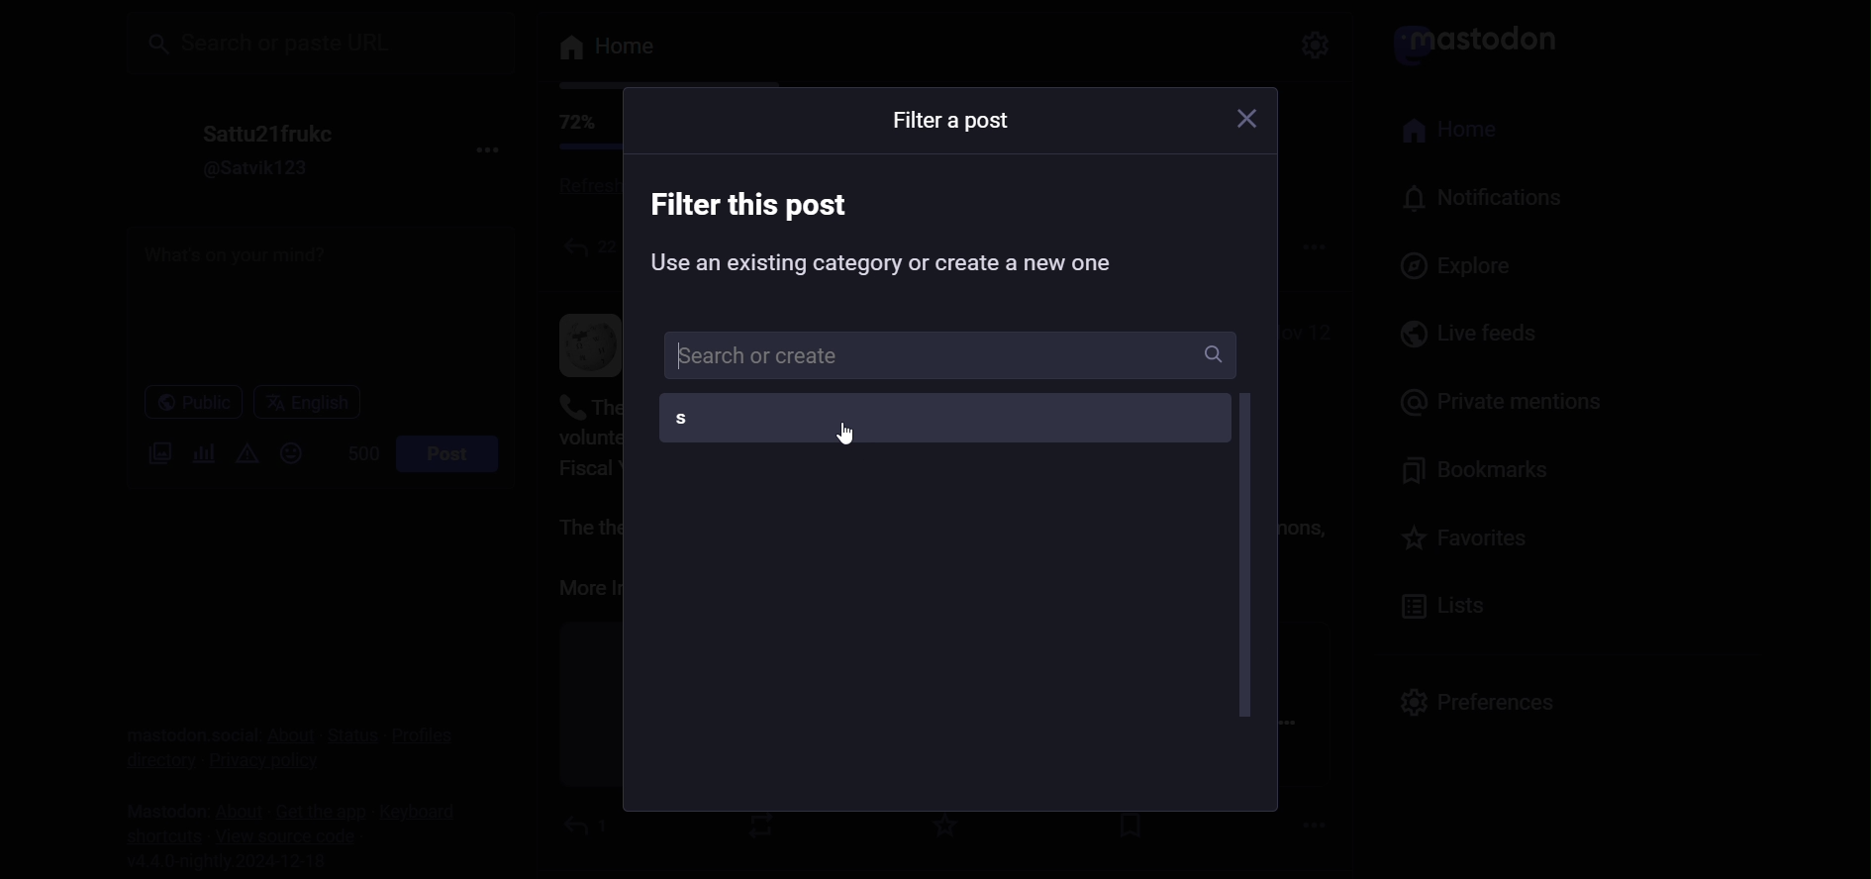 The image size is (1871, 879). I want to click on search filter, so click(954, 355).